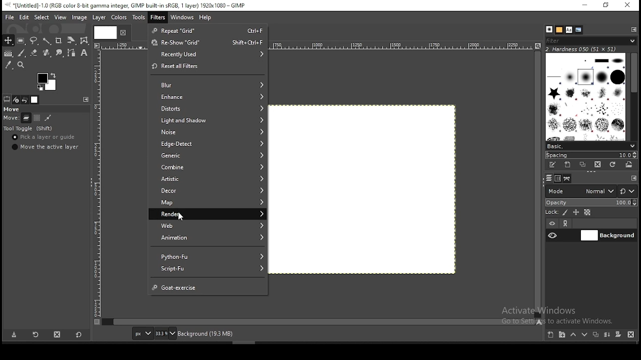 The width and height of the screenshot is (641, 360). I want to click on paths tool, so click(74, 52).